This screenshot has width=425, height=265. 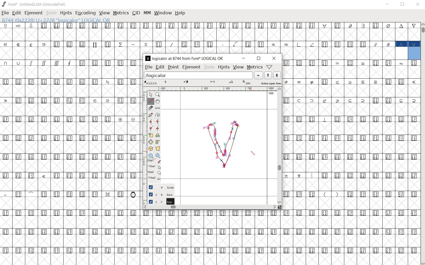 I want to click on add a curve point always either horizontal or vertical, so click(x=157, y=121).